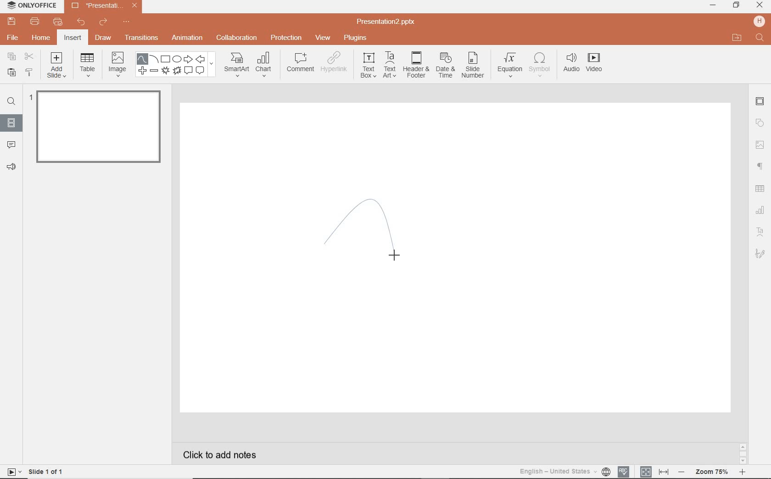  What do you see at coordinates (104, 39) in the screenshot?
I see `DRAW` at bounding box center [104, 39].